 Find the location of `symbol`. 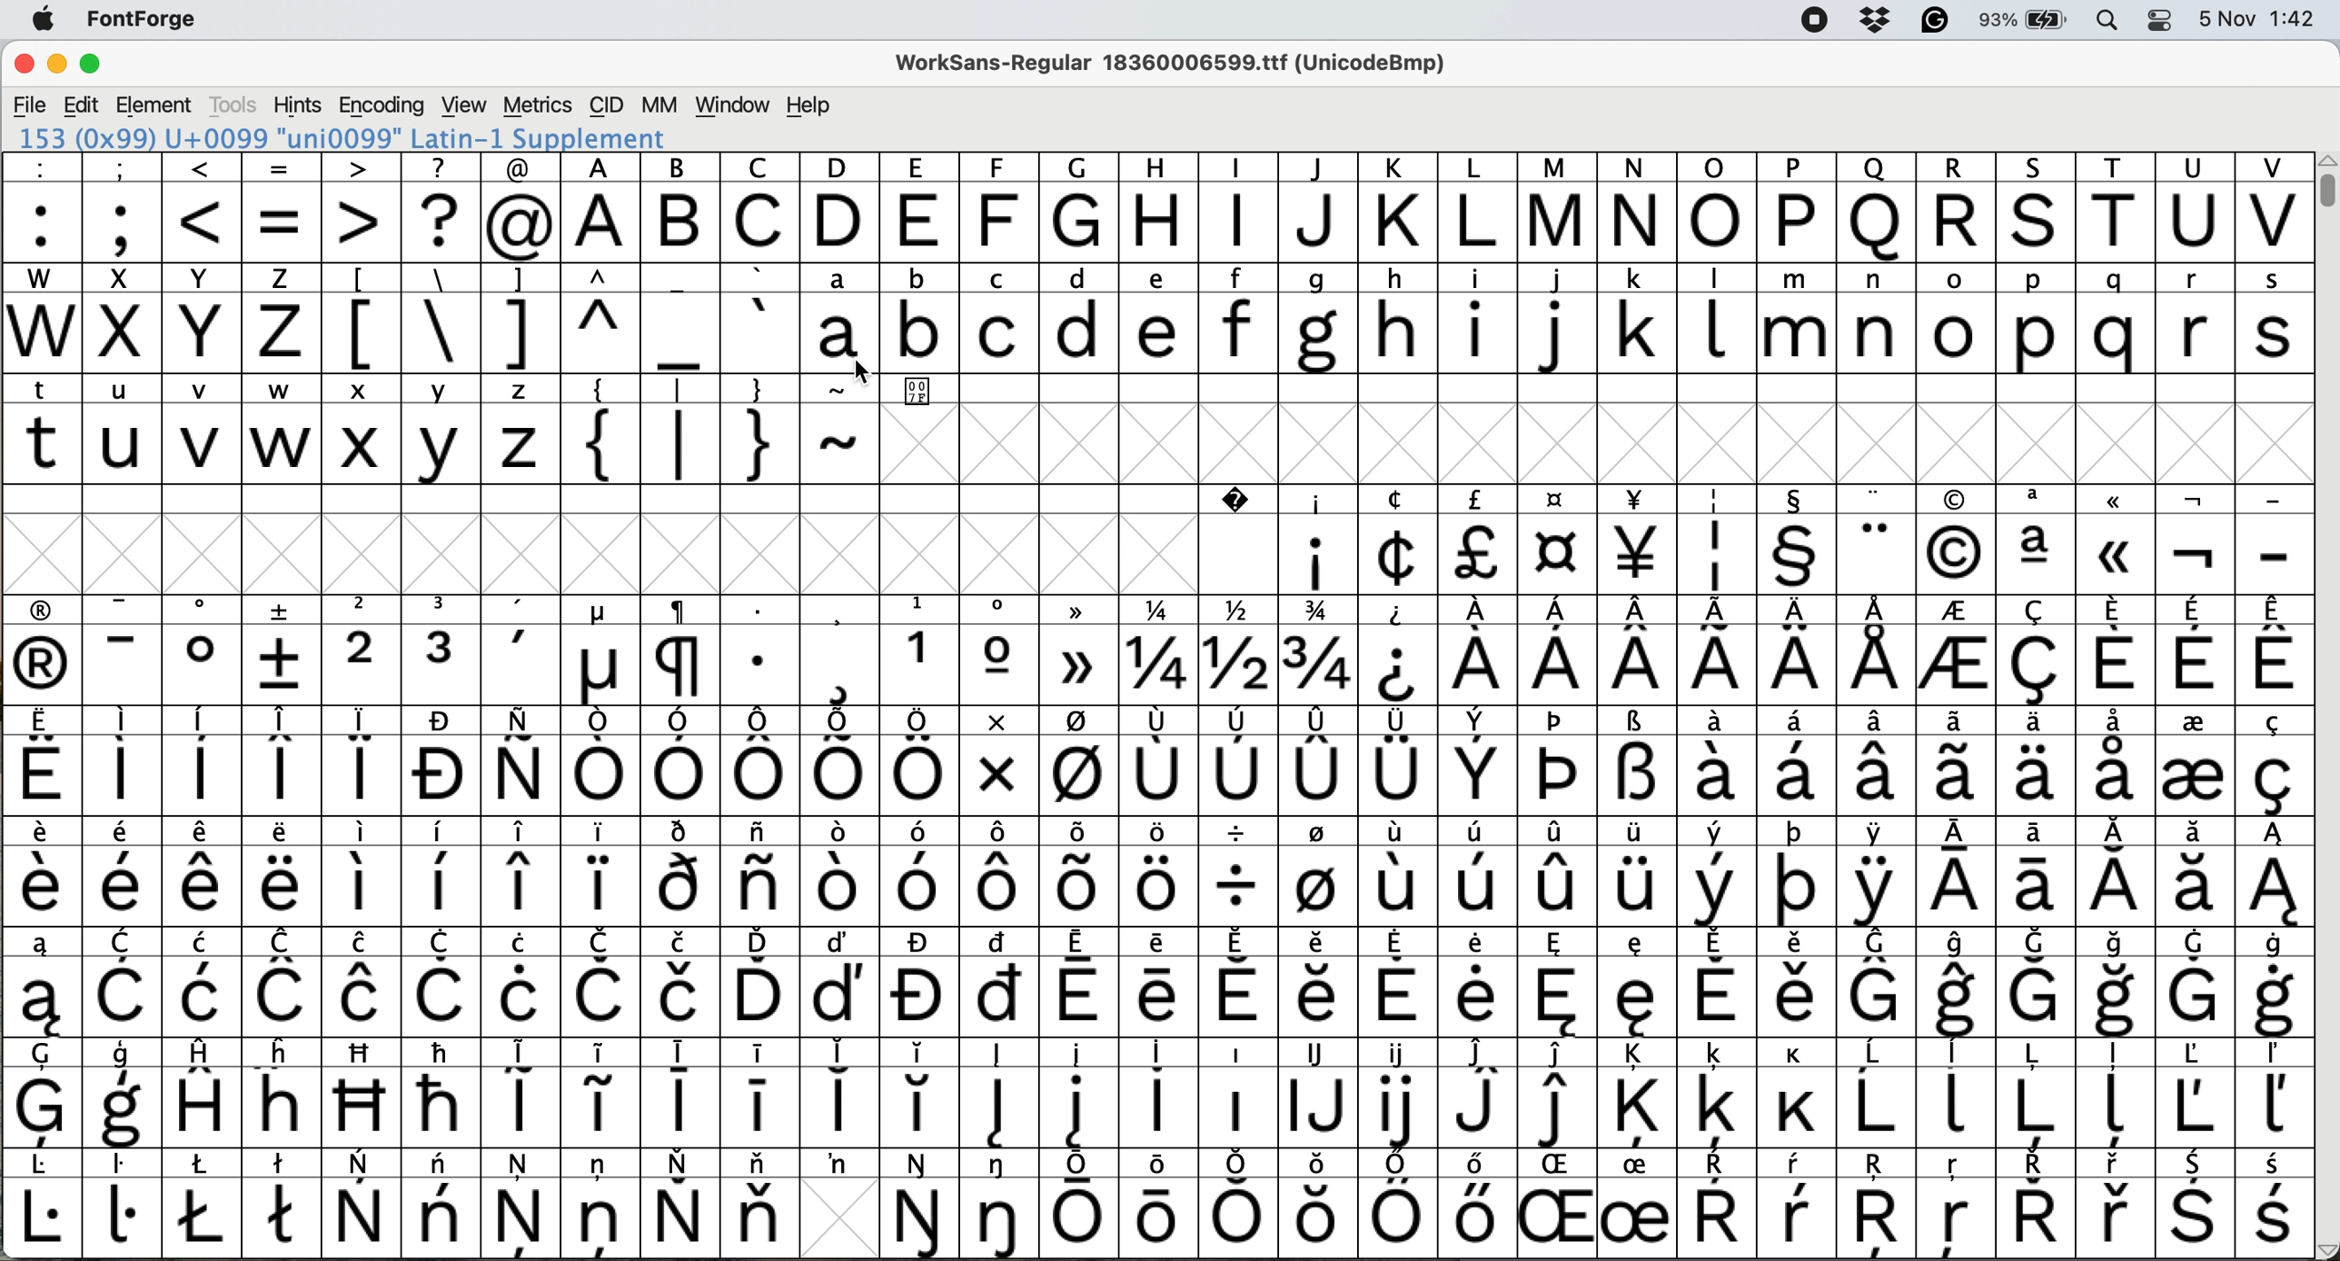

symbol is located at coordinates (919, 761).